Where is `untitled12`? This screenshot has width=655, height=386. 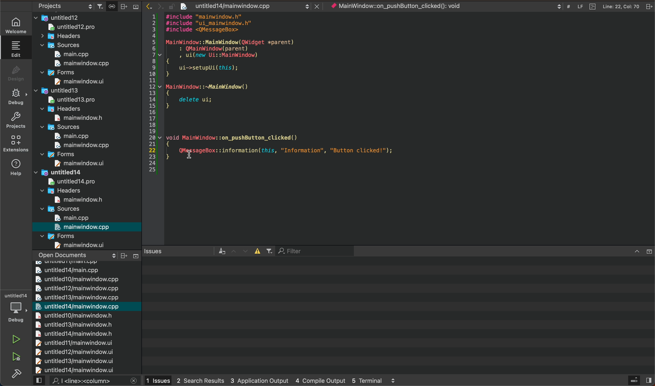
untitled12 is located at coordinates (87, 17).